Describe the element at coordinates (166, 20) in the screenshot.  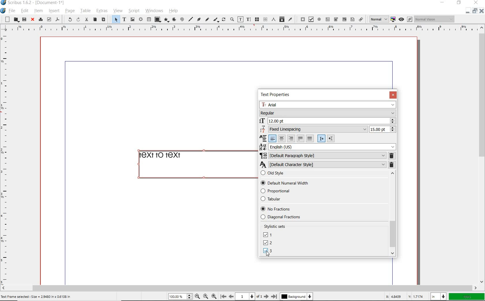
I see `polygon` at that location.